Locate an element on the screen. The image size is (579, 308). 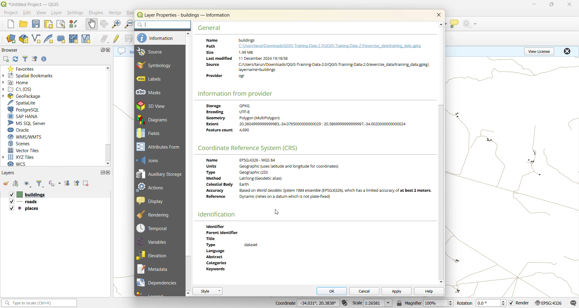
settings is located at coordinates (75, 14).